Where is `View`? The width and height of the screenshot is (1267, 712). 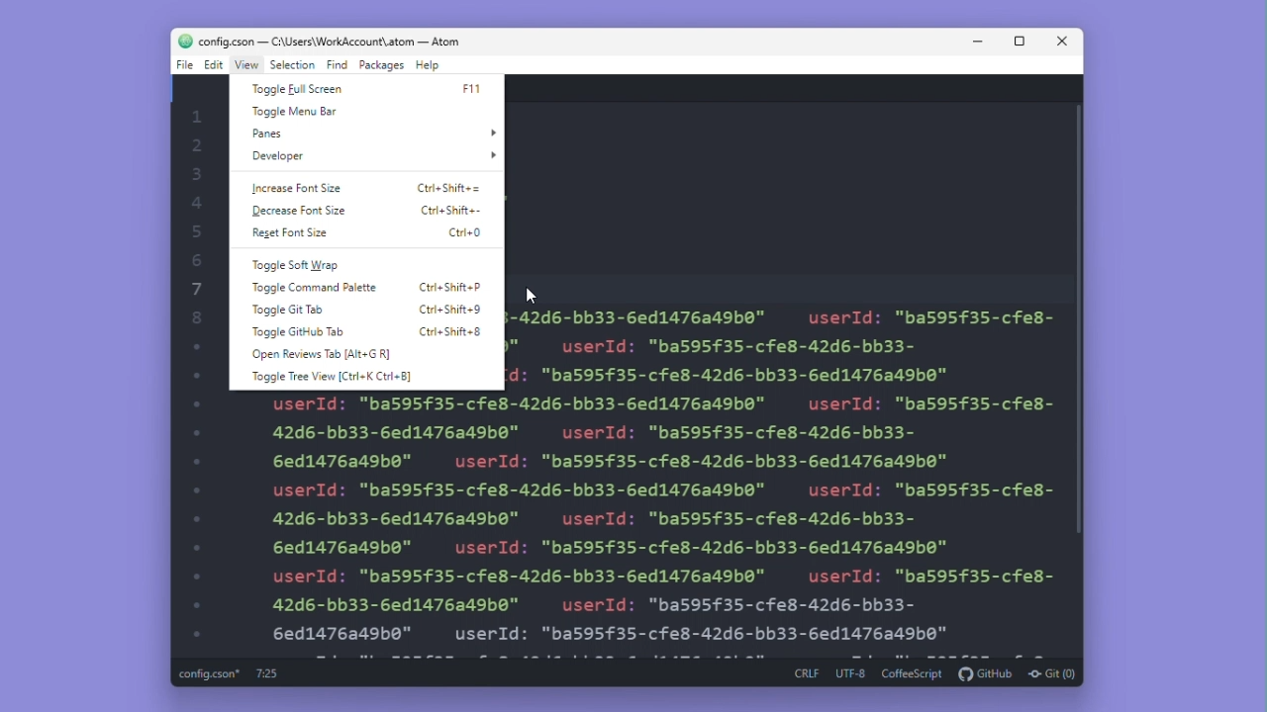
View is located at coordinates (247, 65).